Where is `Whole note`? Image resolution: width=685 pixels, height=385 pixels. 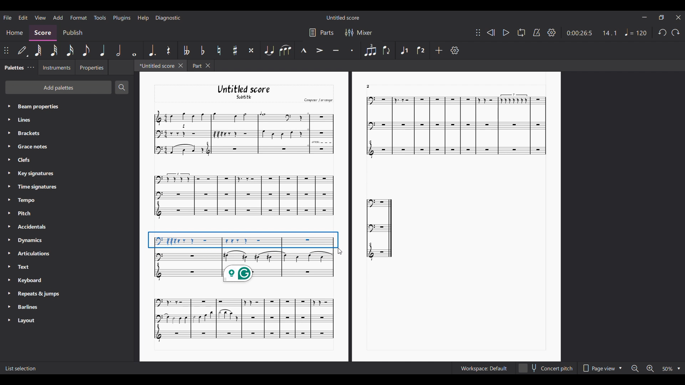
Whole note is located at coordinates (135, 51).